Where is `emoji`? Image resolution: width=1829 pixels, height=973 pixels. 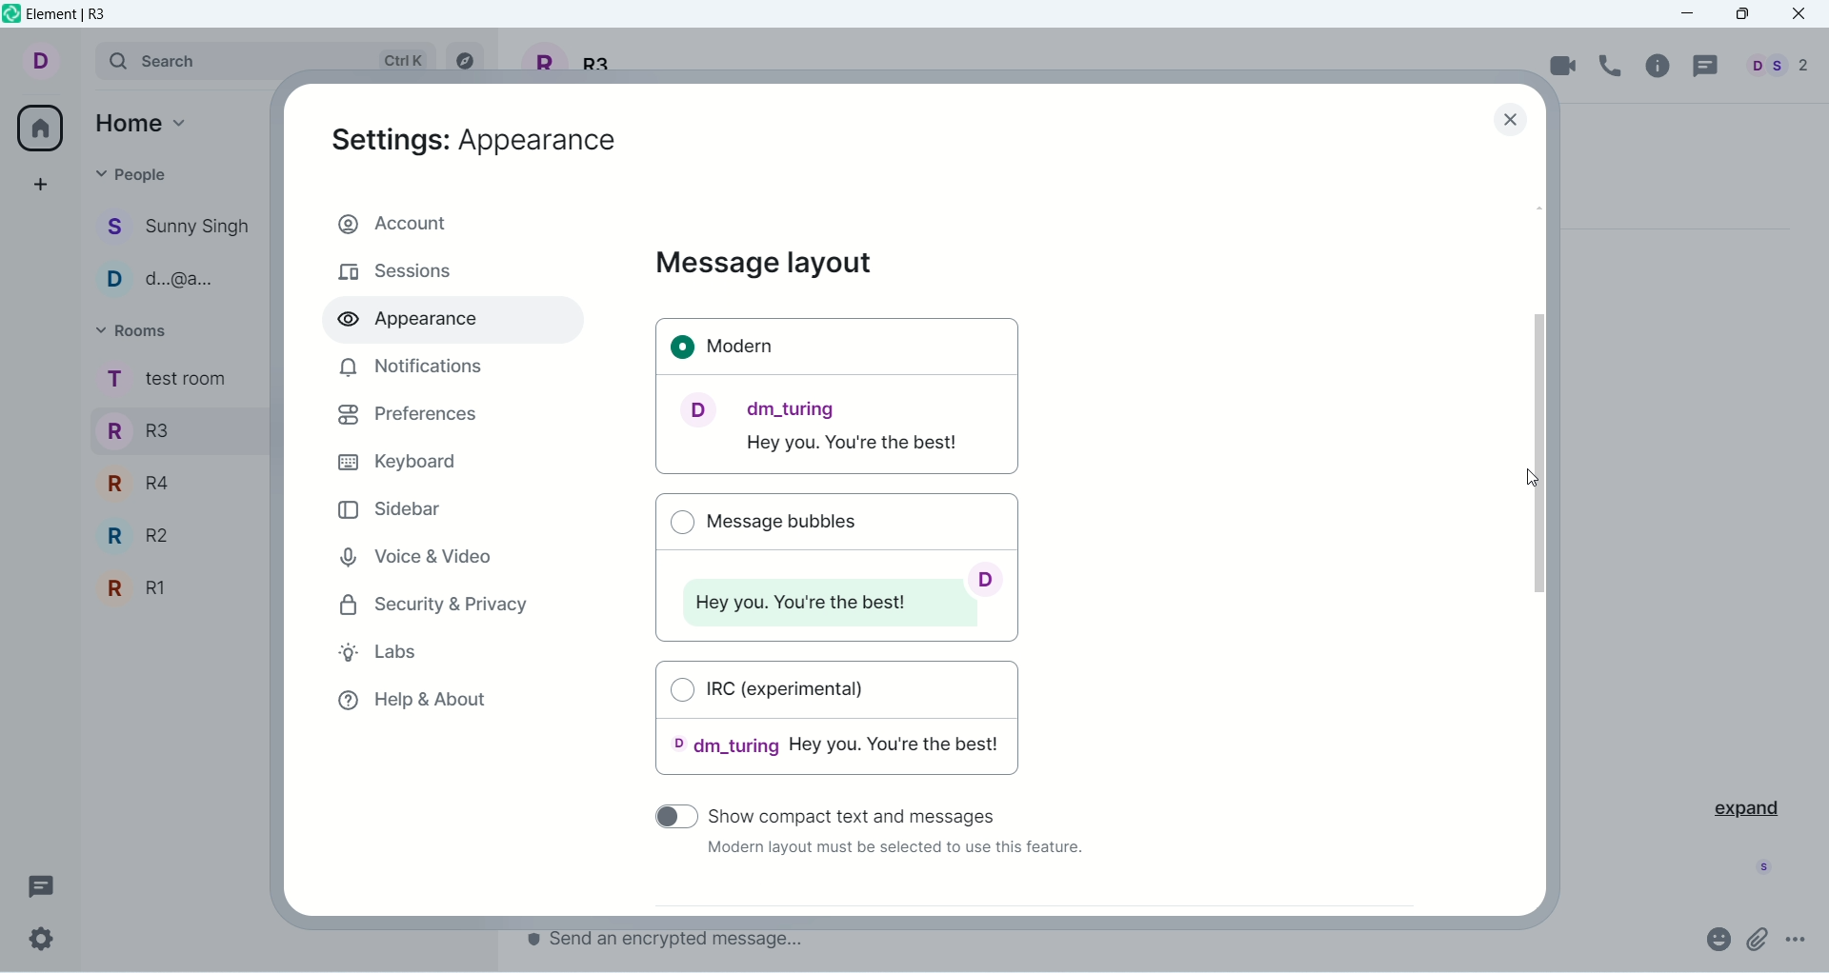
emoji is located at coordinates (1717, 938).